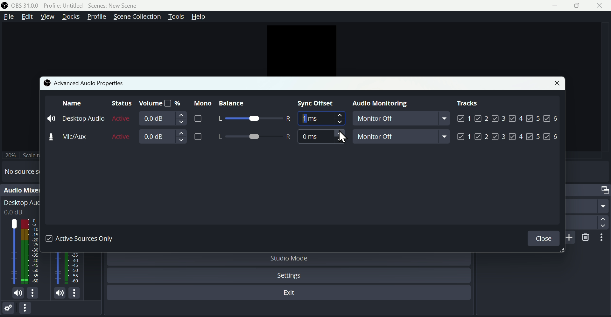 The width and height of the screenshot is (611, 317). I want to click on view, so click(47, 16).